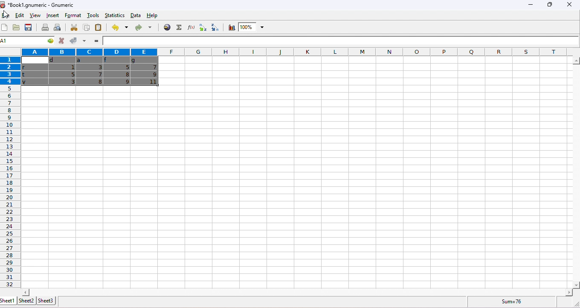  What do you see at coordinates (167, 27) in the screenshot?
I see `insert hyperlink` at bounding box center [167, 27].